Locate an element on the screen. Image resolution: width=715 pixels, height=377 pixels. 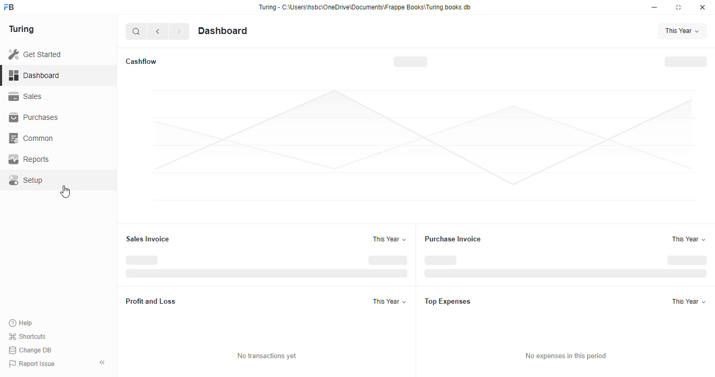
top expenses is located at coordinates (448, 302).